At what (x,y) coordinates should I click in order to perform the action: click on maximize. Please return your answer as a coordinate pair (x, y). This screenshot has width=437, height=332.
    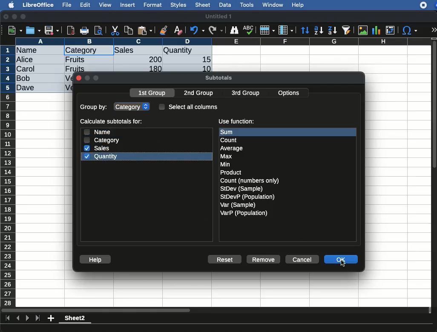
    Looking at the image, I should click on (24, 17).